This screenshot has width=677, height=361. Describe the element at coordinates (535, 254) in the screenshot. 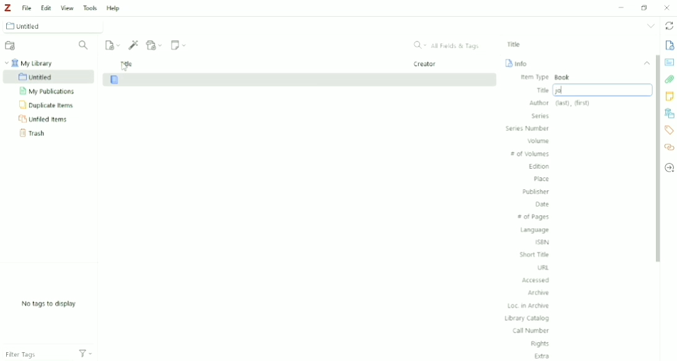

I see `Short Title` at that location.